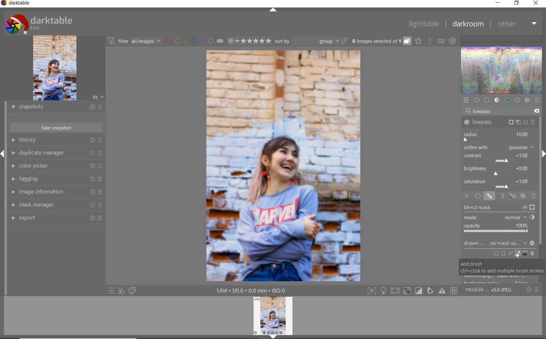 This screenshot has height=339, width=546. I want to click on show & edit mask elements, so click(532, 254).